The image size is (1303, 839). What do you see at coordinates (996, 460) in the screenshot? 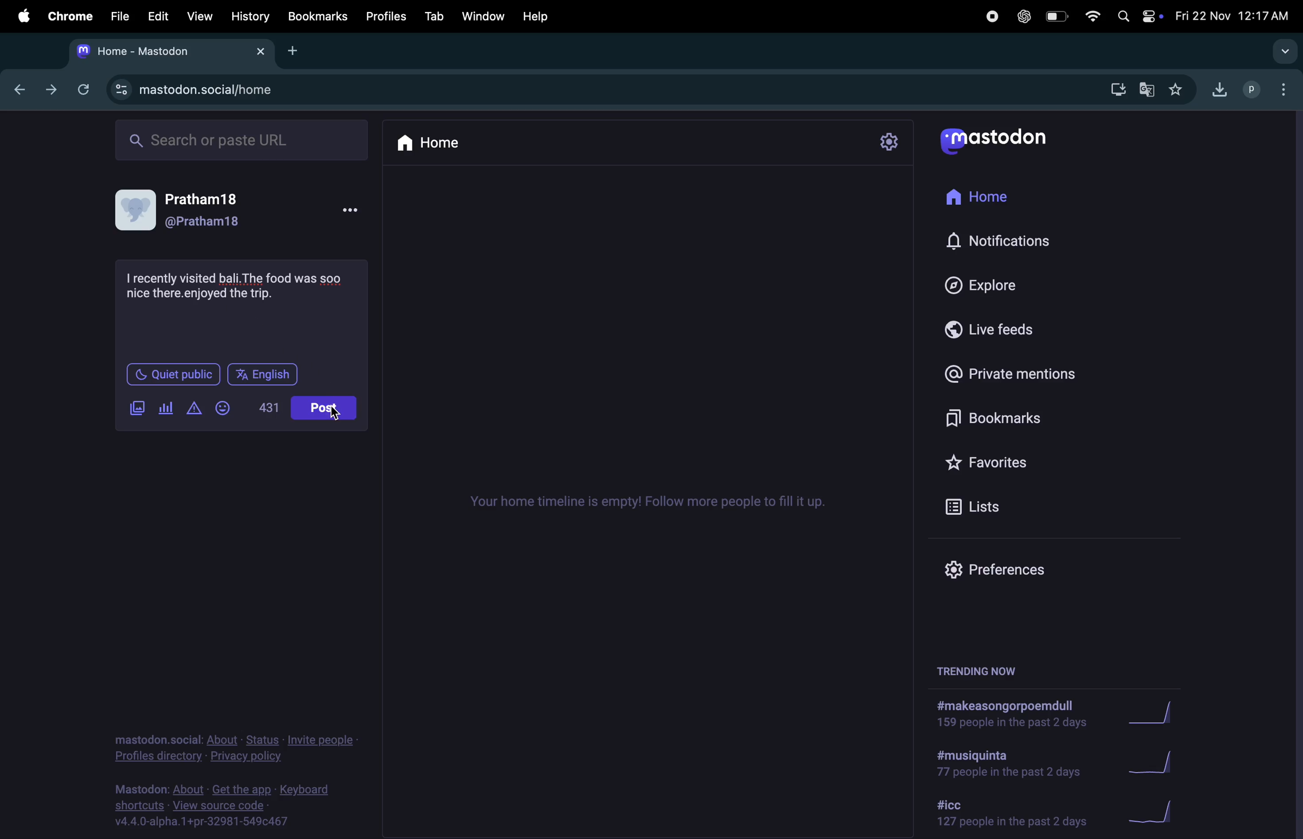
I see `favourites` at bounding box center [996, 460].